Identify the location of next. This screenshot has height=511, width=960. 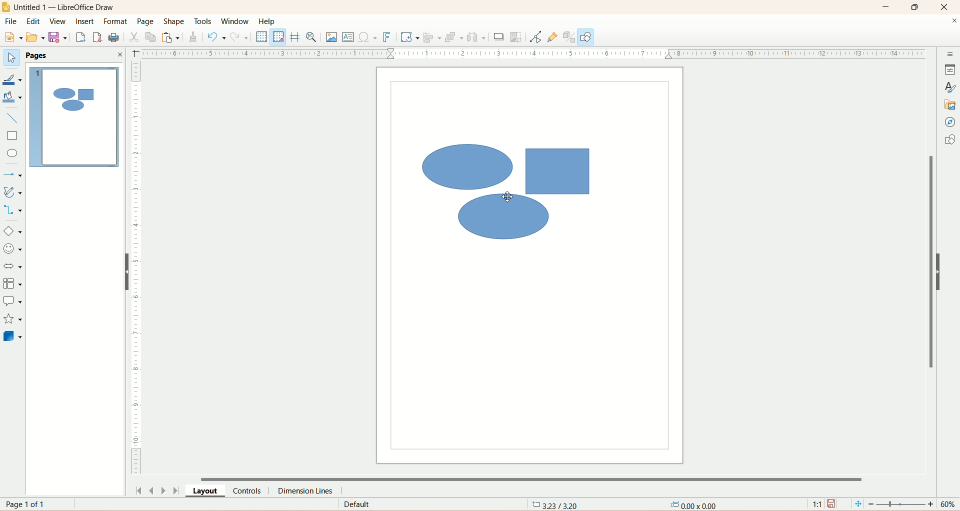
(164, 491).